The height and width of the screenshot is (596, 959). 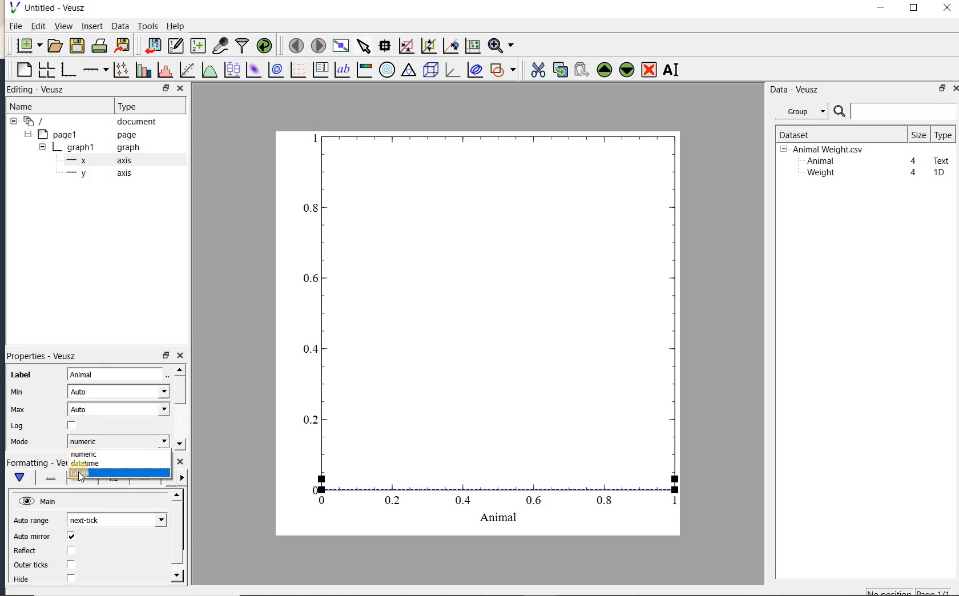 What do you see at coordinates (95, 70) in the screenshot?
I see `add an axis to the plot` at bounding box center [95, 70].